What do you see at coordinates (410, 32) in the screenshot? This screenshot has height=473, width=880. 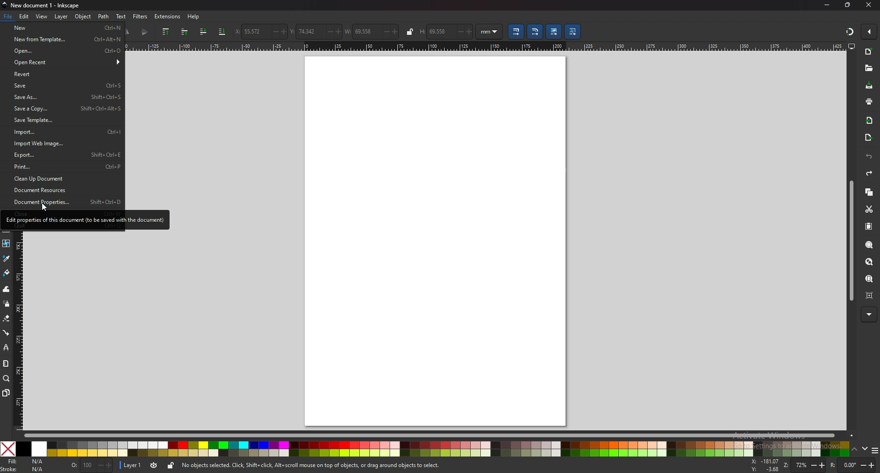 I see `lock` at bounding box center [410, 32].